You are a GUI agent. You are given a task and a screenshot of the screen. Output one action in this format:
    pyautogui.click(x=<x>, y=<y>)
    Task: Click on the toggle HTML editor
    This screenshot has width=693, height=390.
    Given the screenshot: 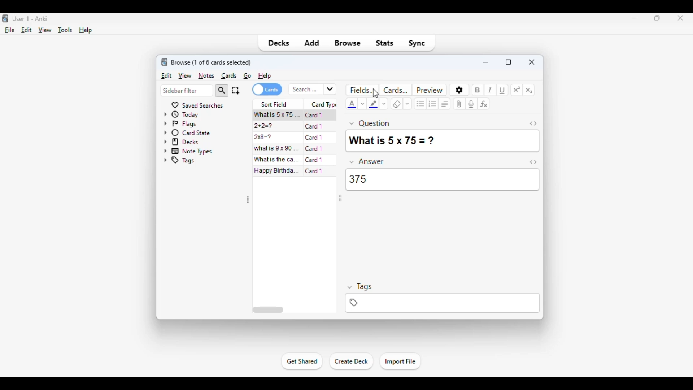 What is the action you would take?
    pyautogui.click(x=533, y=162)
    